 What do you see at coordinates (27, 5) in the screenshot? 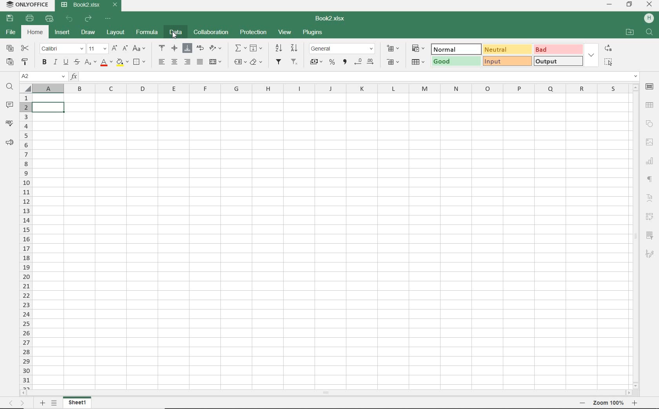
I see `system name` at bounding box center [27, 5].